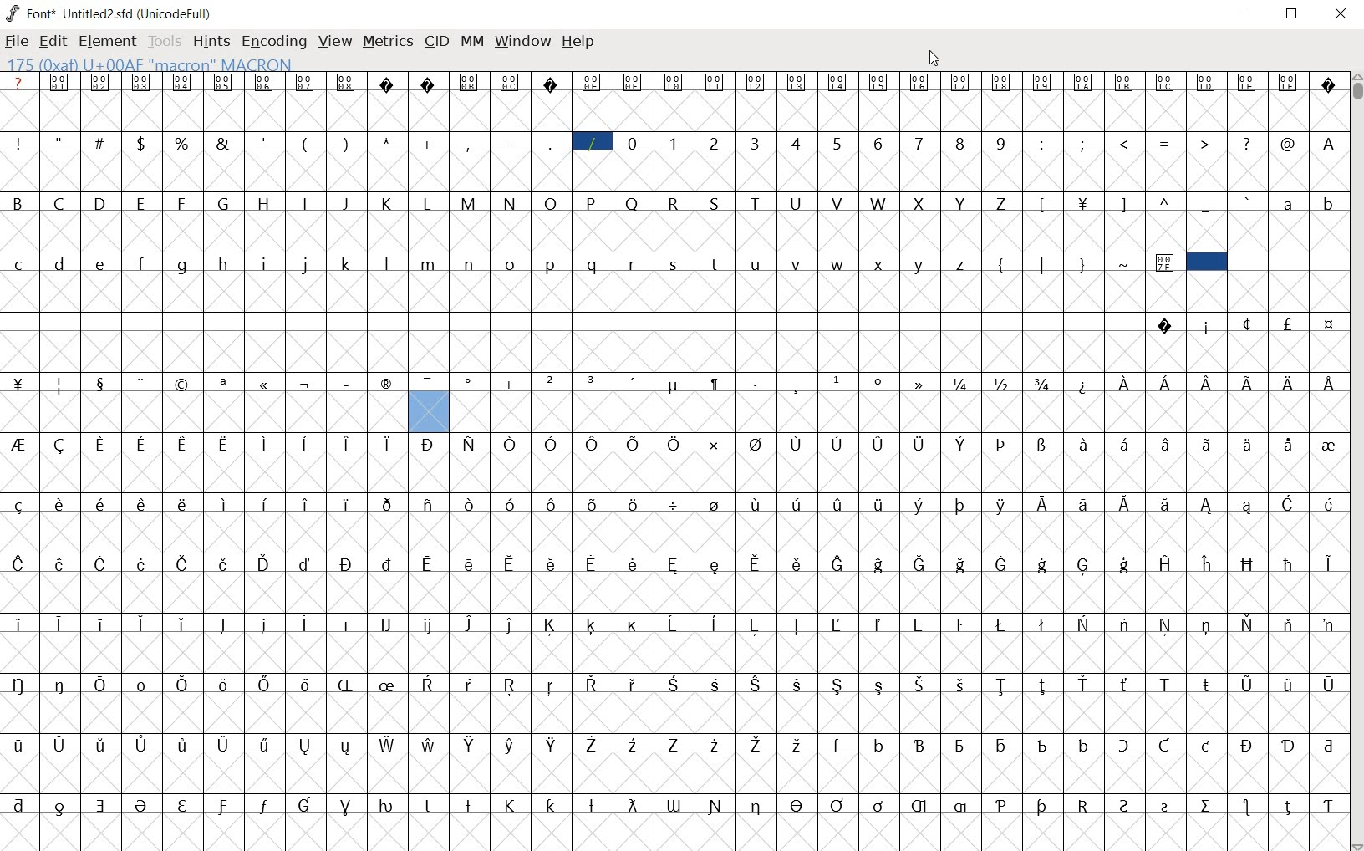  Describe the element at coordinates (1326, 203) in the screenshot. I see `b` at that location.